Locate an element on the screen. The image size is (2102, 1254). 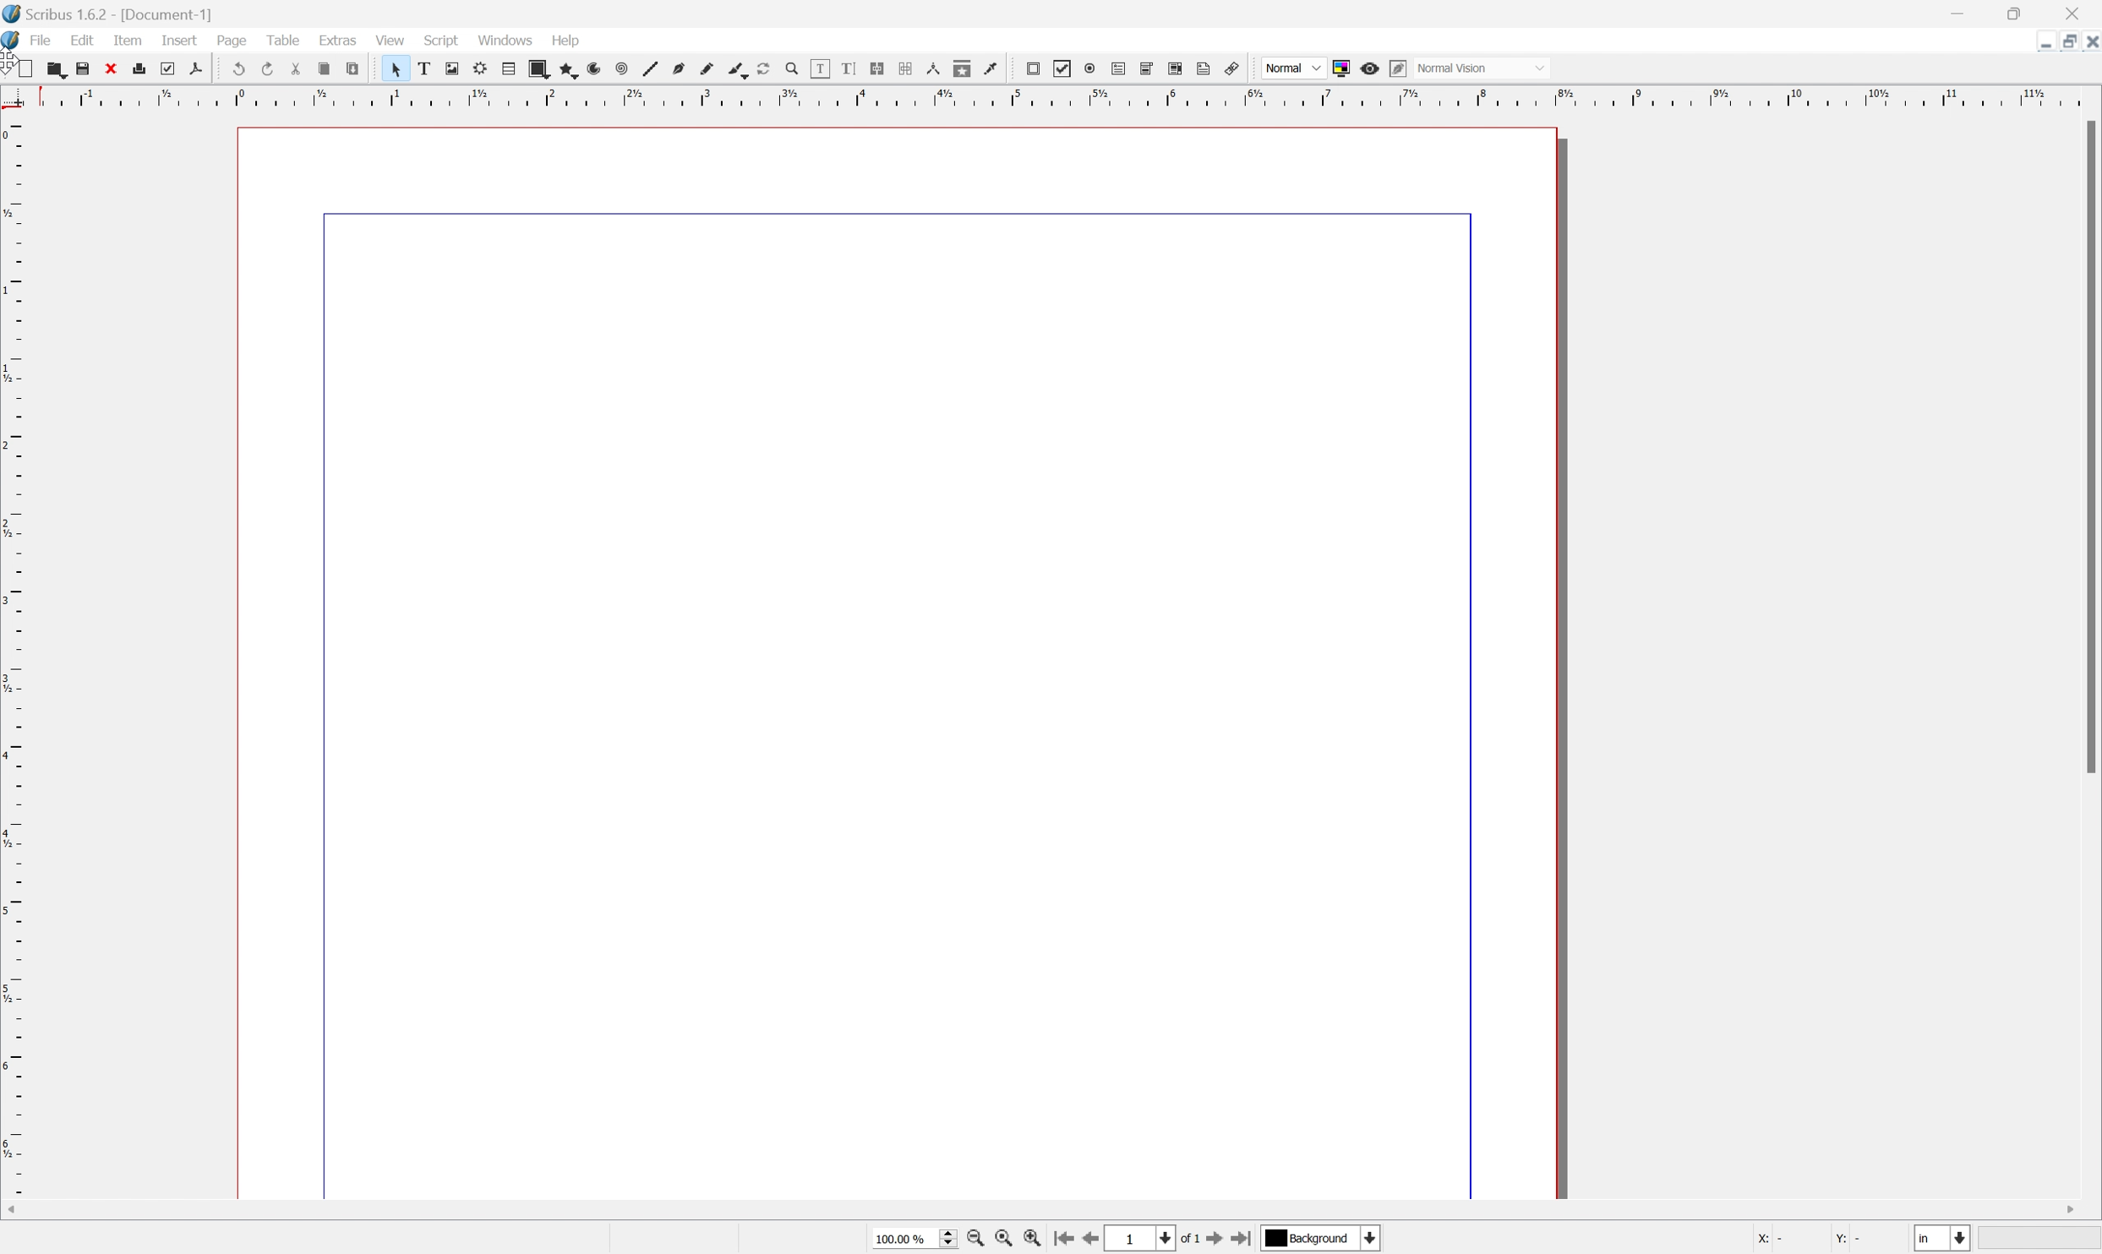
undo is located at coordinates (240, 69).